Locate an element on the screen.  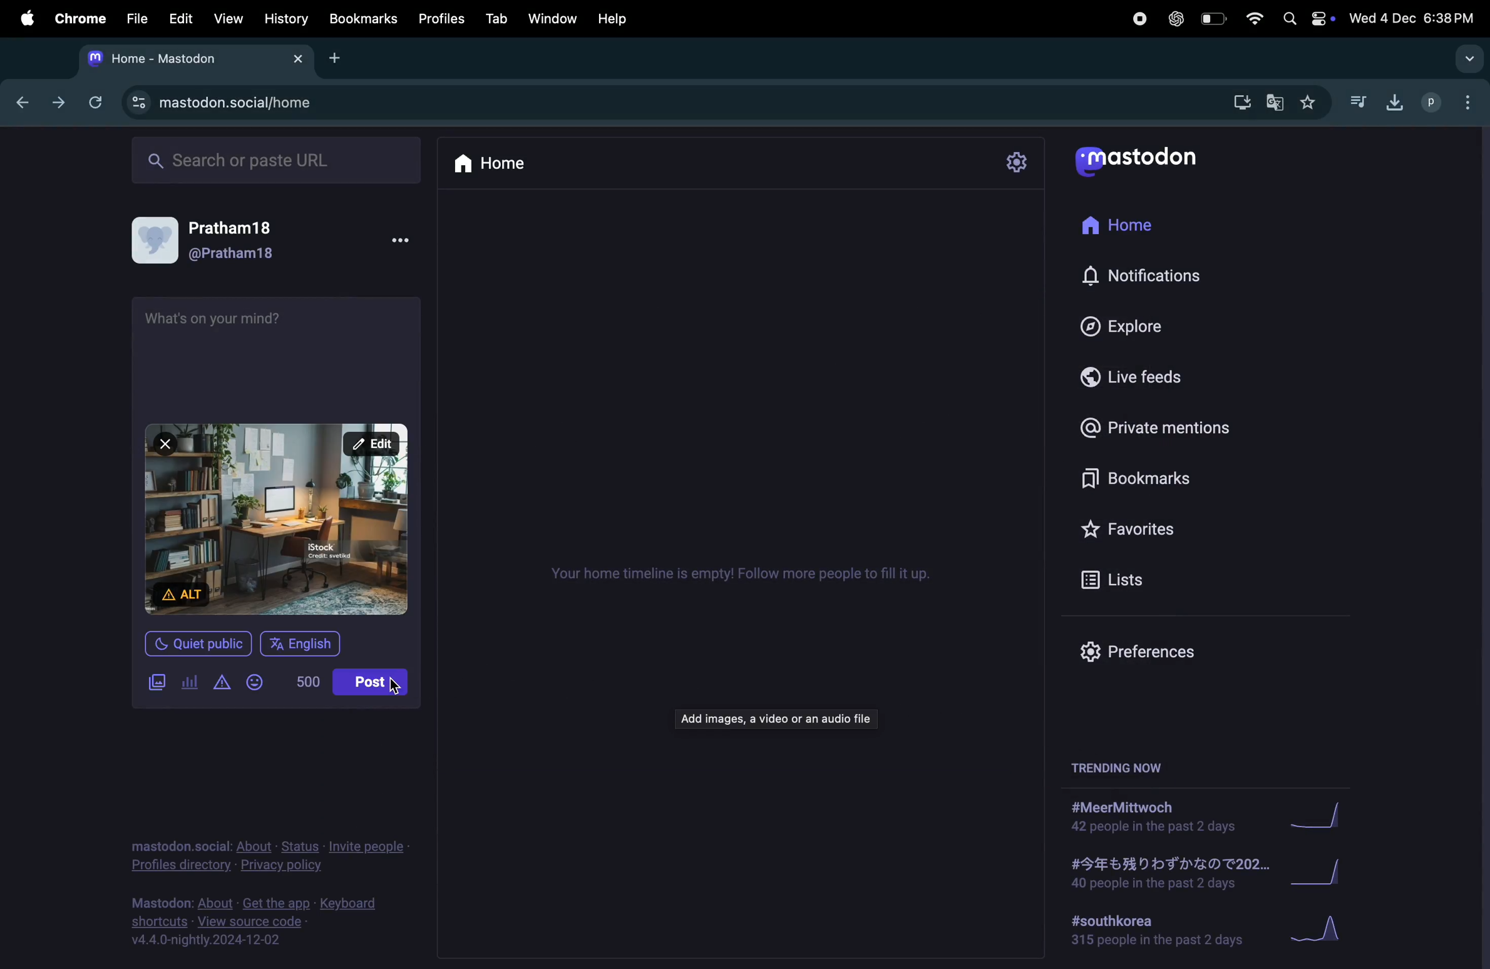
English is located at coordinates (304, 642).